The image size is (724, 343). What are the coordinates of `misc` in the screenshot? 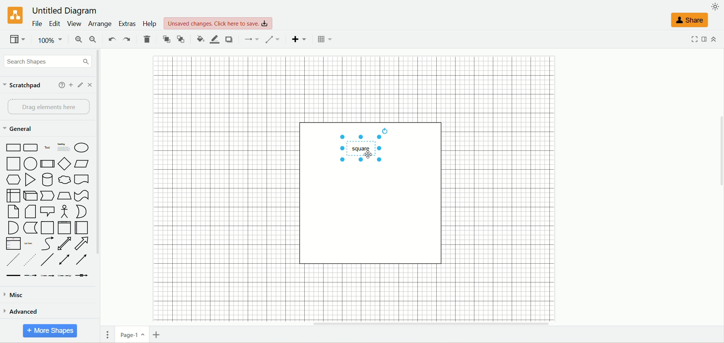 It's located at (17, 294).